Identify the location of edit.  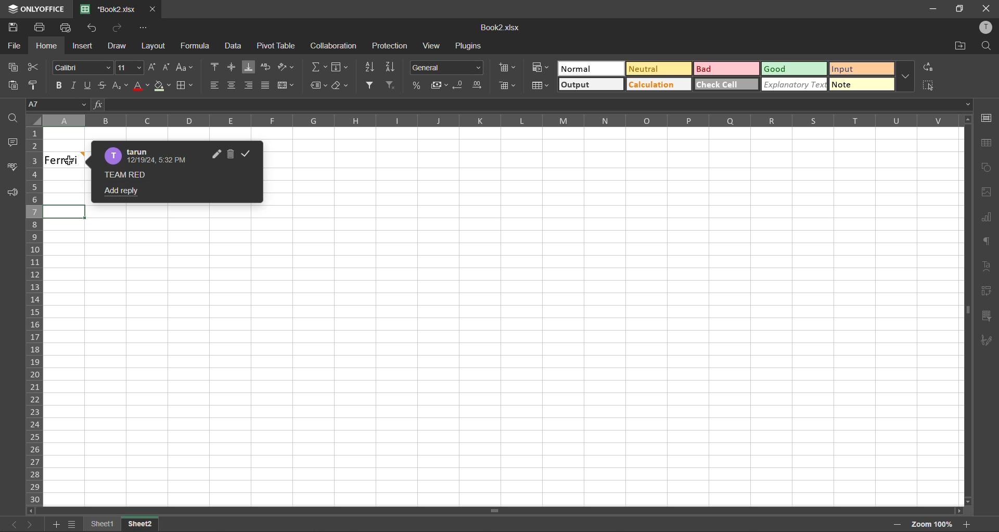
(215, 154).